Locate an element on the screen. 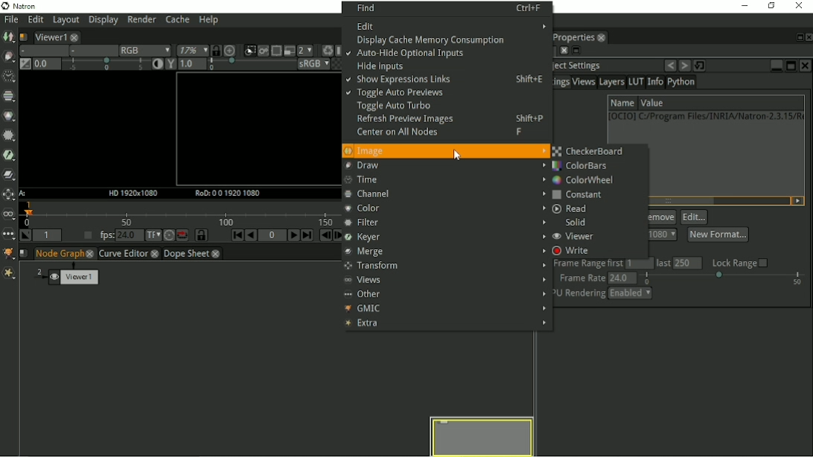  Float pane is located at coordinates (797, 37).